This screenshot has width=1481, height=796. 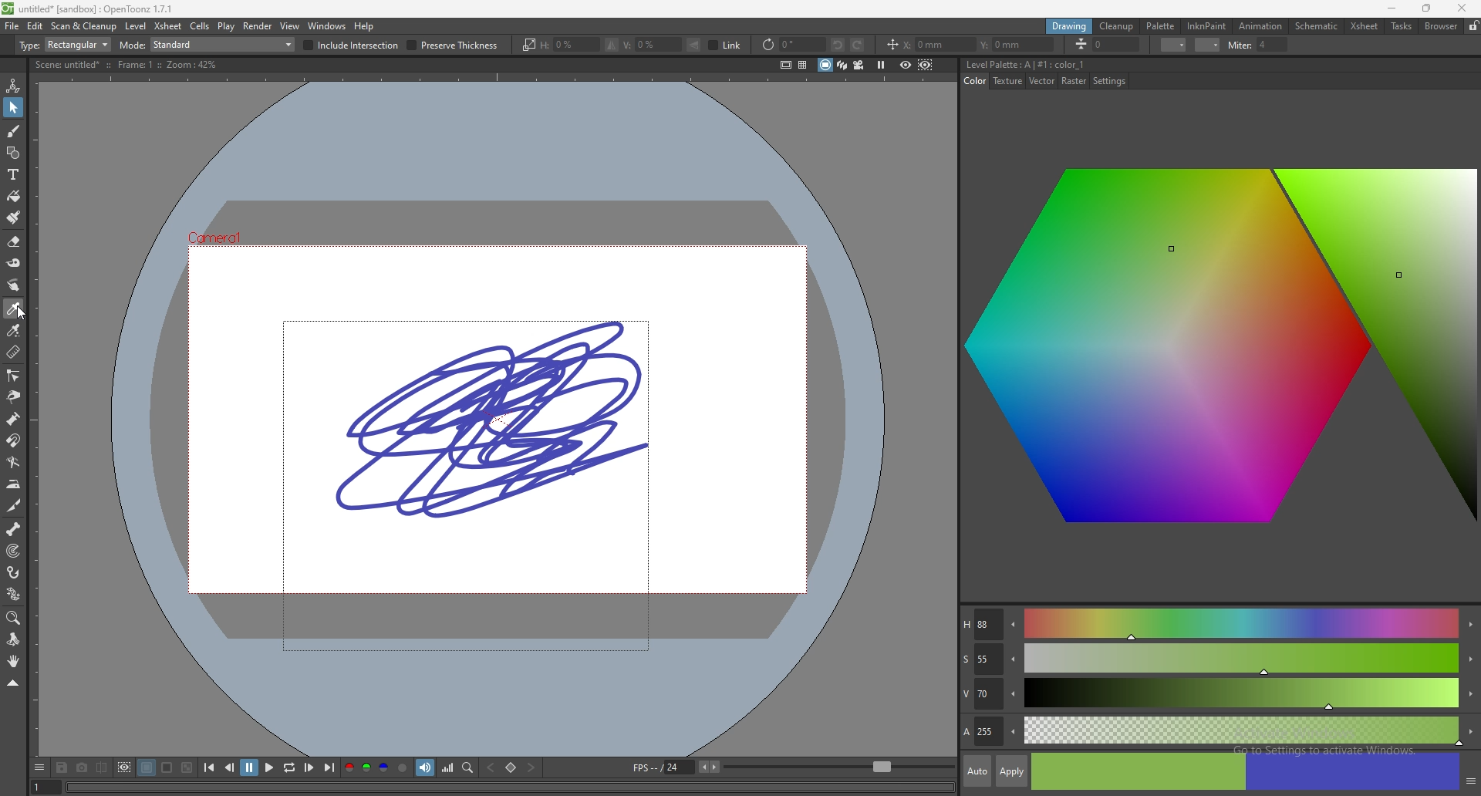 I want to click on options, so click(x=41, y=767).